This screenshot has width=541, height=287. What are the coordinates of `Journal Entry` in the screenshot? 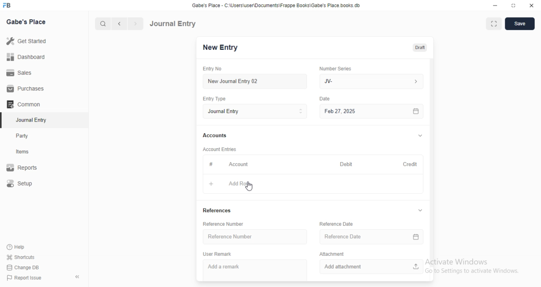 It's located at (174, 23).